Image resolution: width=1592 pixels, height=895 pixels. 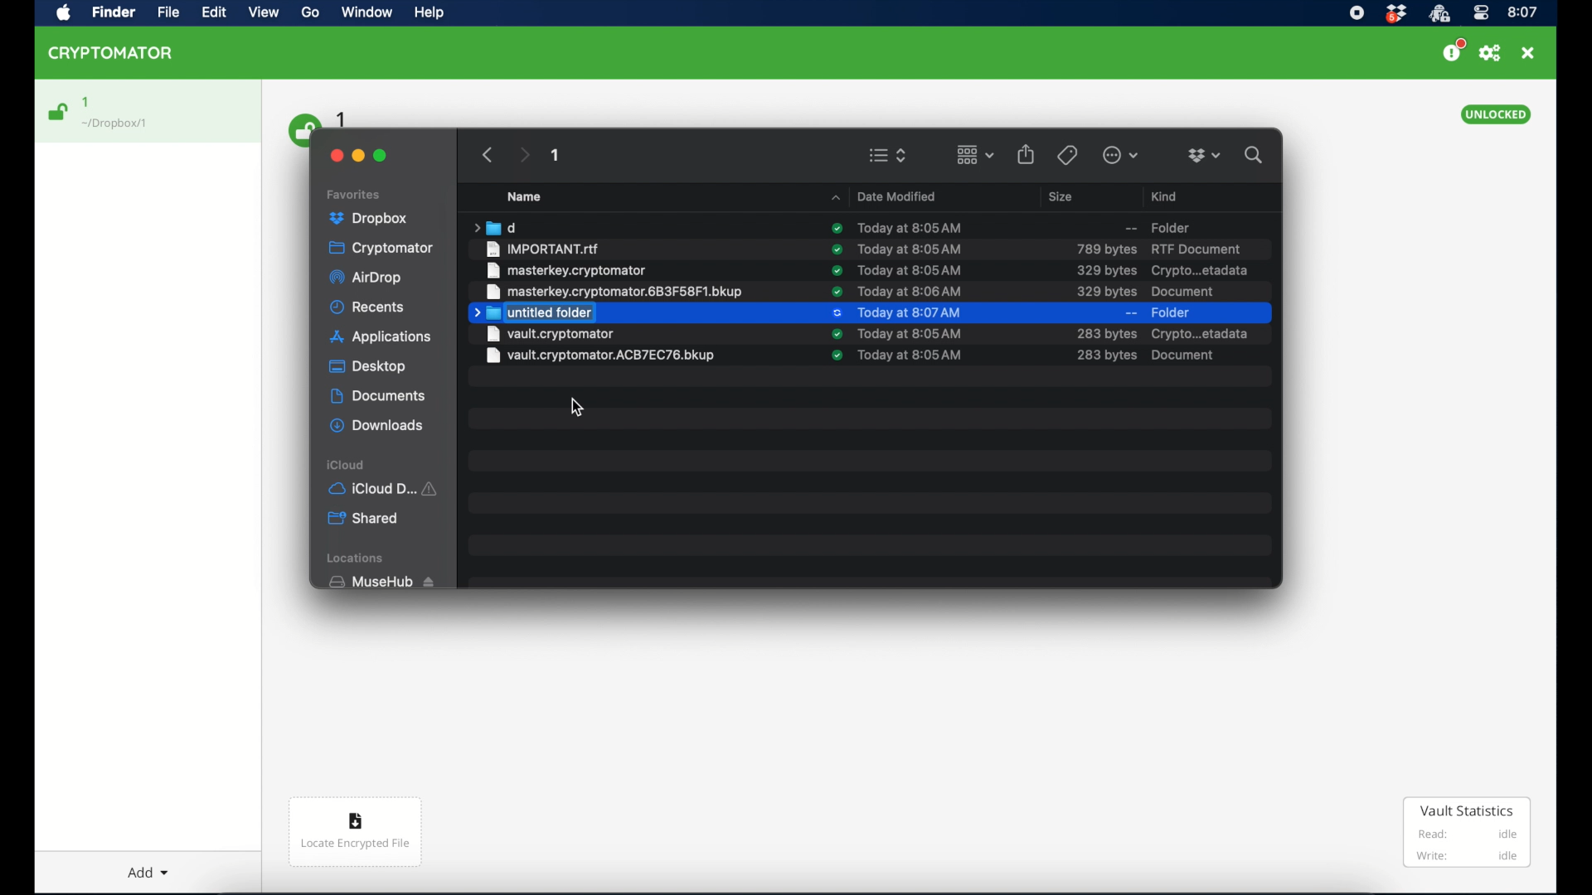 What do you see at coordinates (216, 13) in the screenshot?
I see `Edit` at bounding box center [216, 13].